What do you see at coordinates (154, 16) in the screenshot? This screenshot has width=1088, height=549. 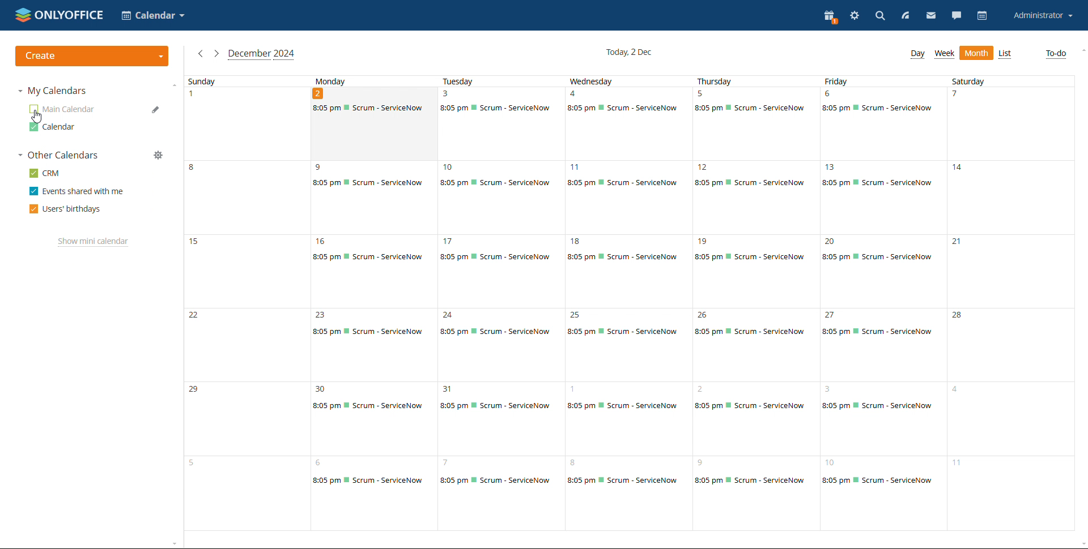 I see `select application` at bounding box center [154, 16].